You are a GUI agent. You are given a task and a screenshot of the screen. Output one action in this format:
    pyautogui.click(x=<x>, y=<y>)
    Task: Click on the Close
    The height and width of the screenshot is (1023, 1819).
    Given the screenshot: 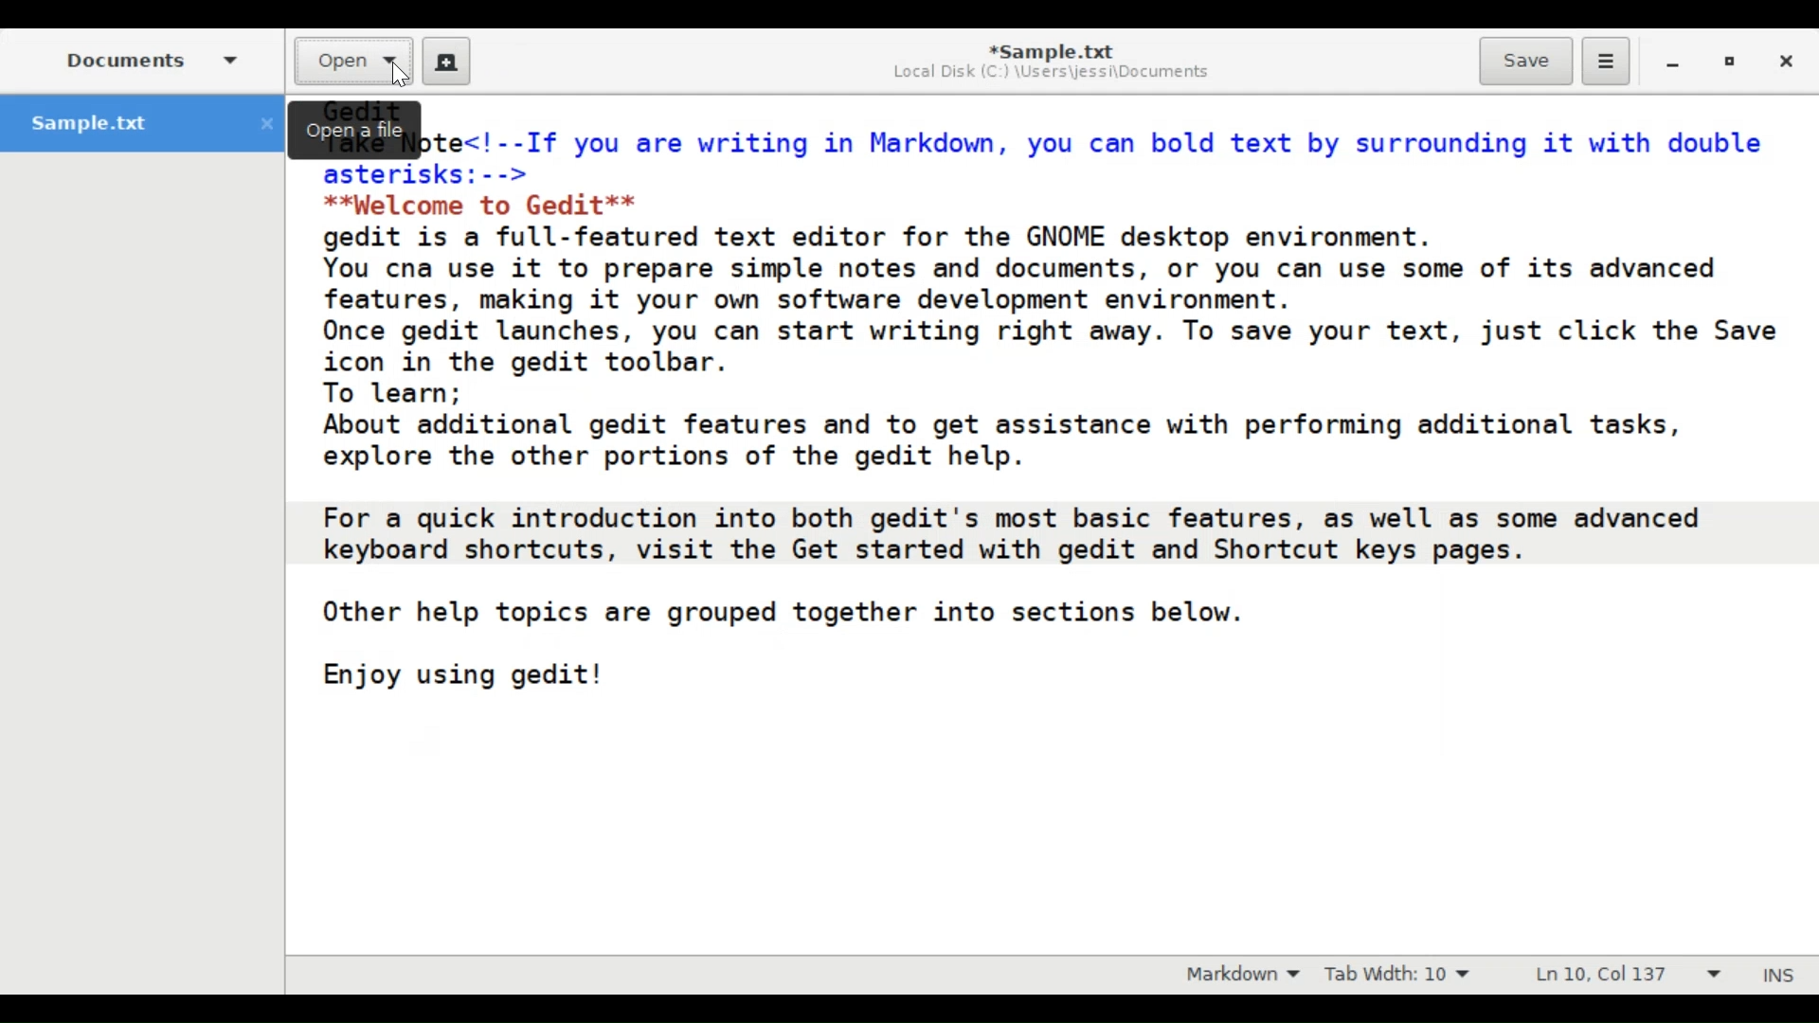 What is the action you would take?
    pyautogui.click(x=1784, y=60)
    